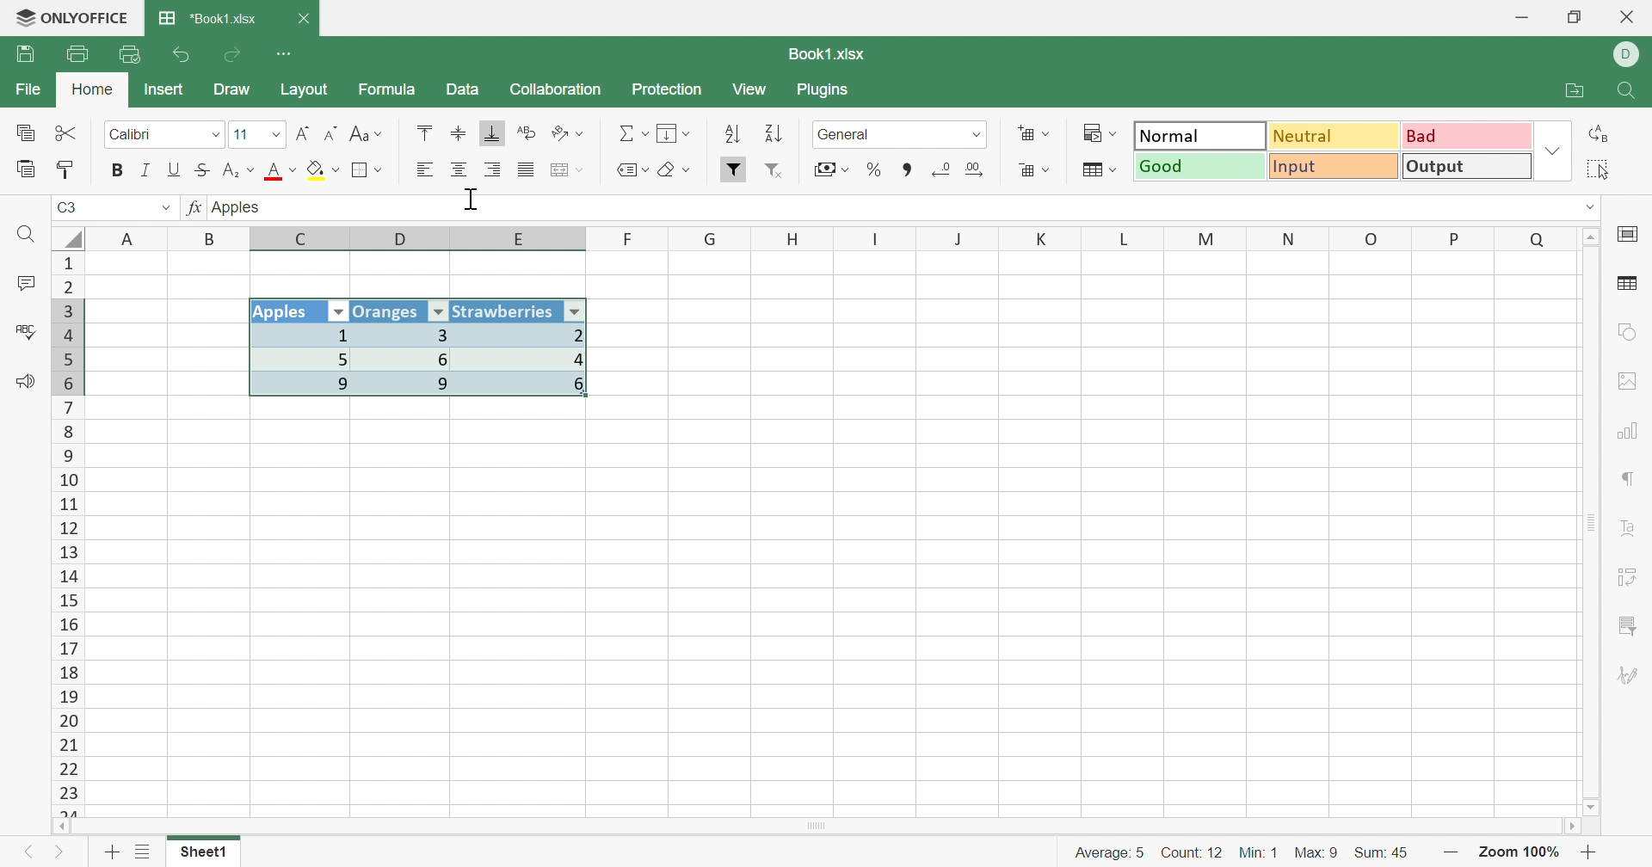 The height and width of the screenshot is (867, 1652). What do you see at coordinates (1580, 206) in the screenshot?
I see `drop down ` at bounding box center [1580, 206].